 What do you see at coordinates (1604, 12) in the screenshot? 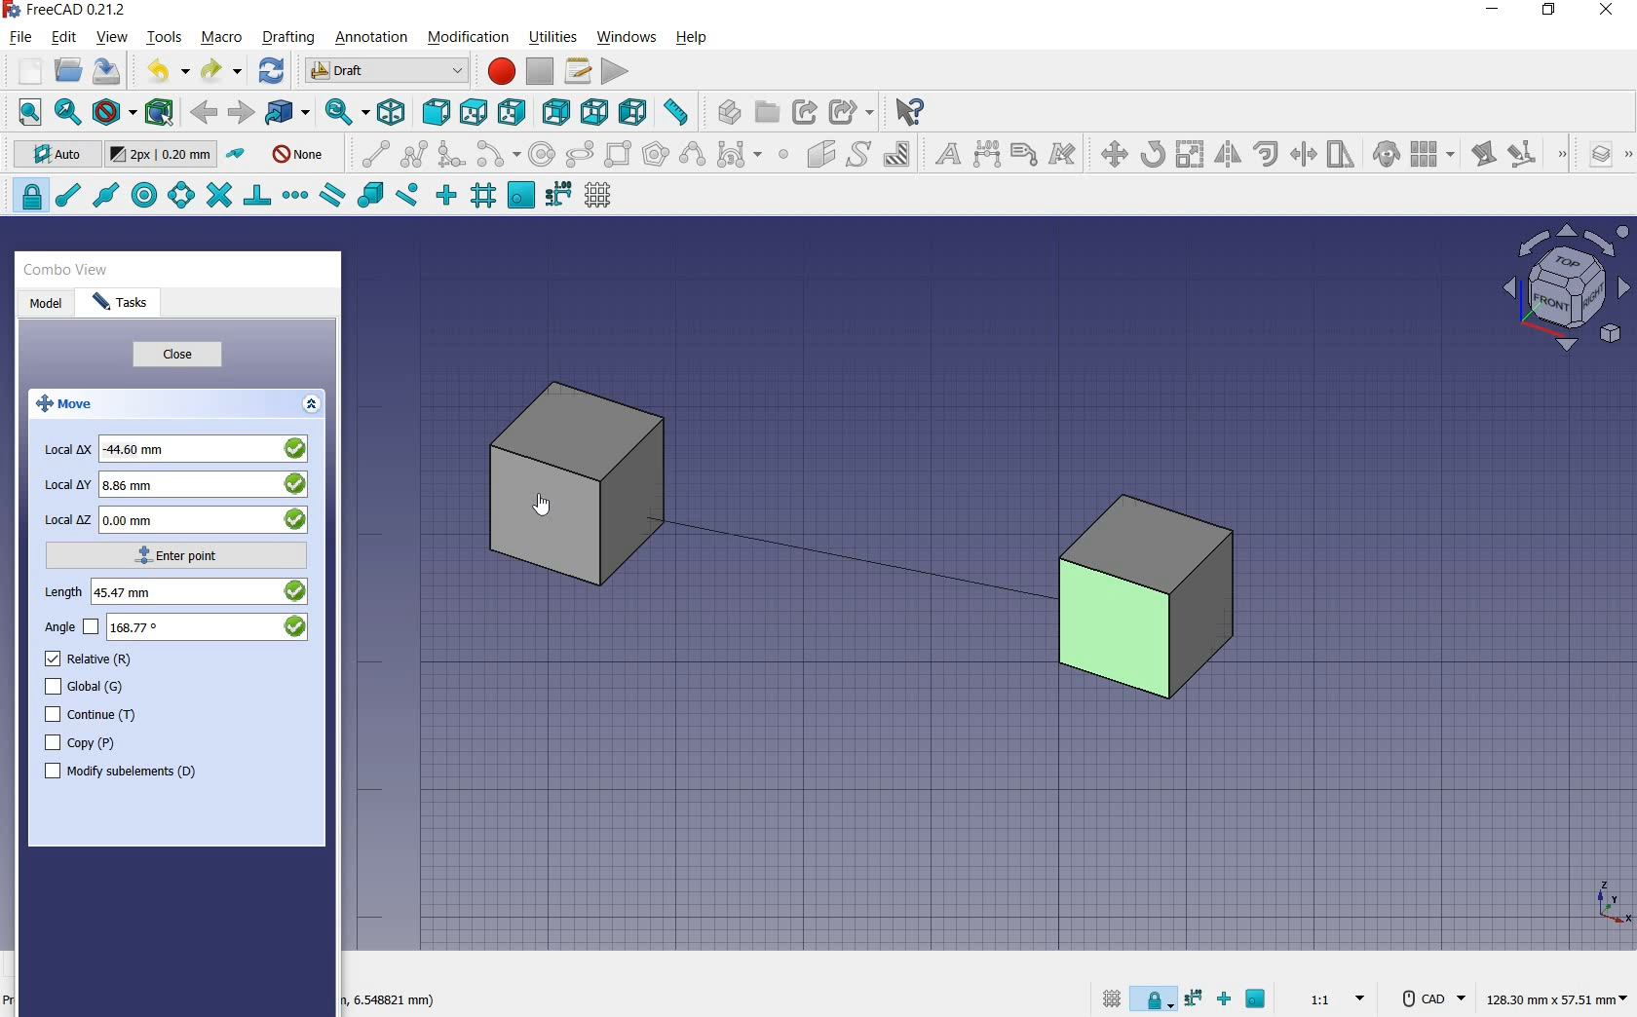
I see `close` at bounding box center [1604, 12].